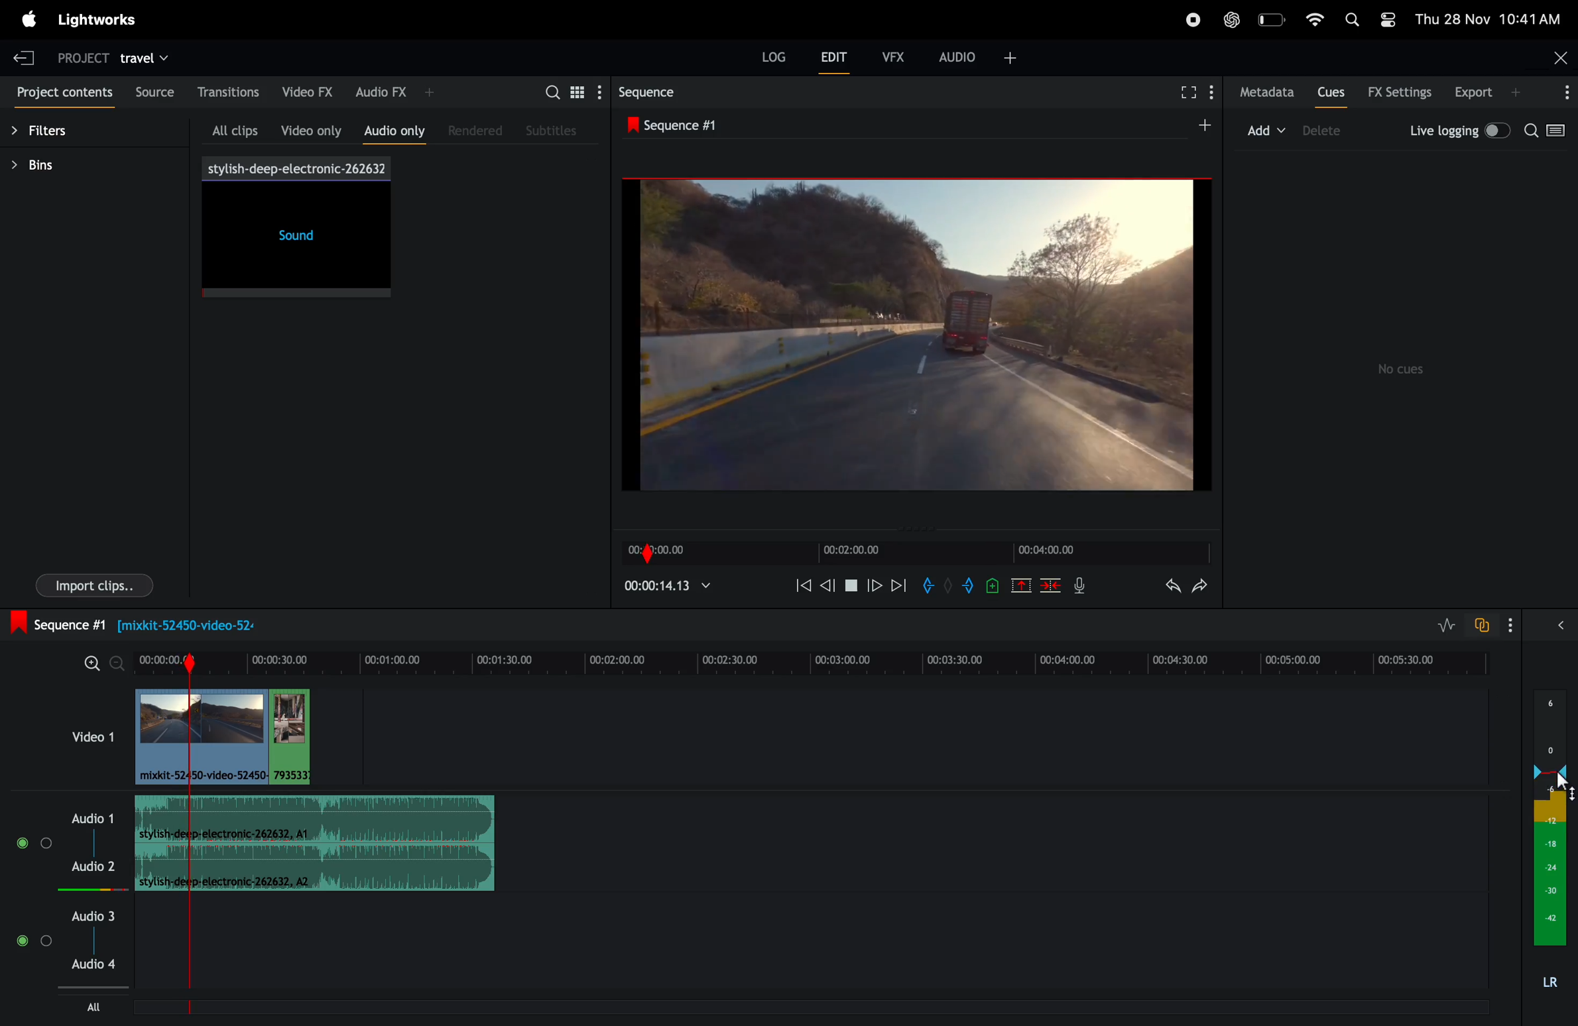 The width and height of the screenshot is (1578, 1026). I want to click on LOG, so click(774, 56).